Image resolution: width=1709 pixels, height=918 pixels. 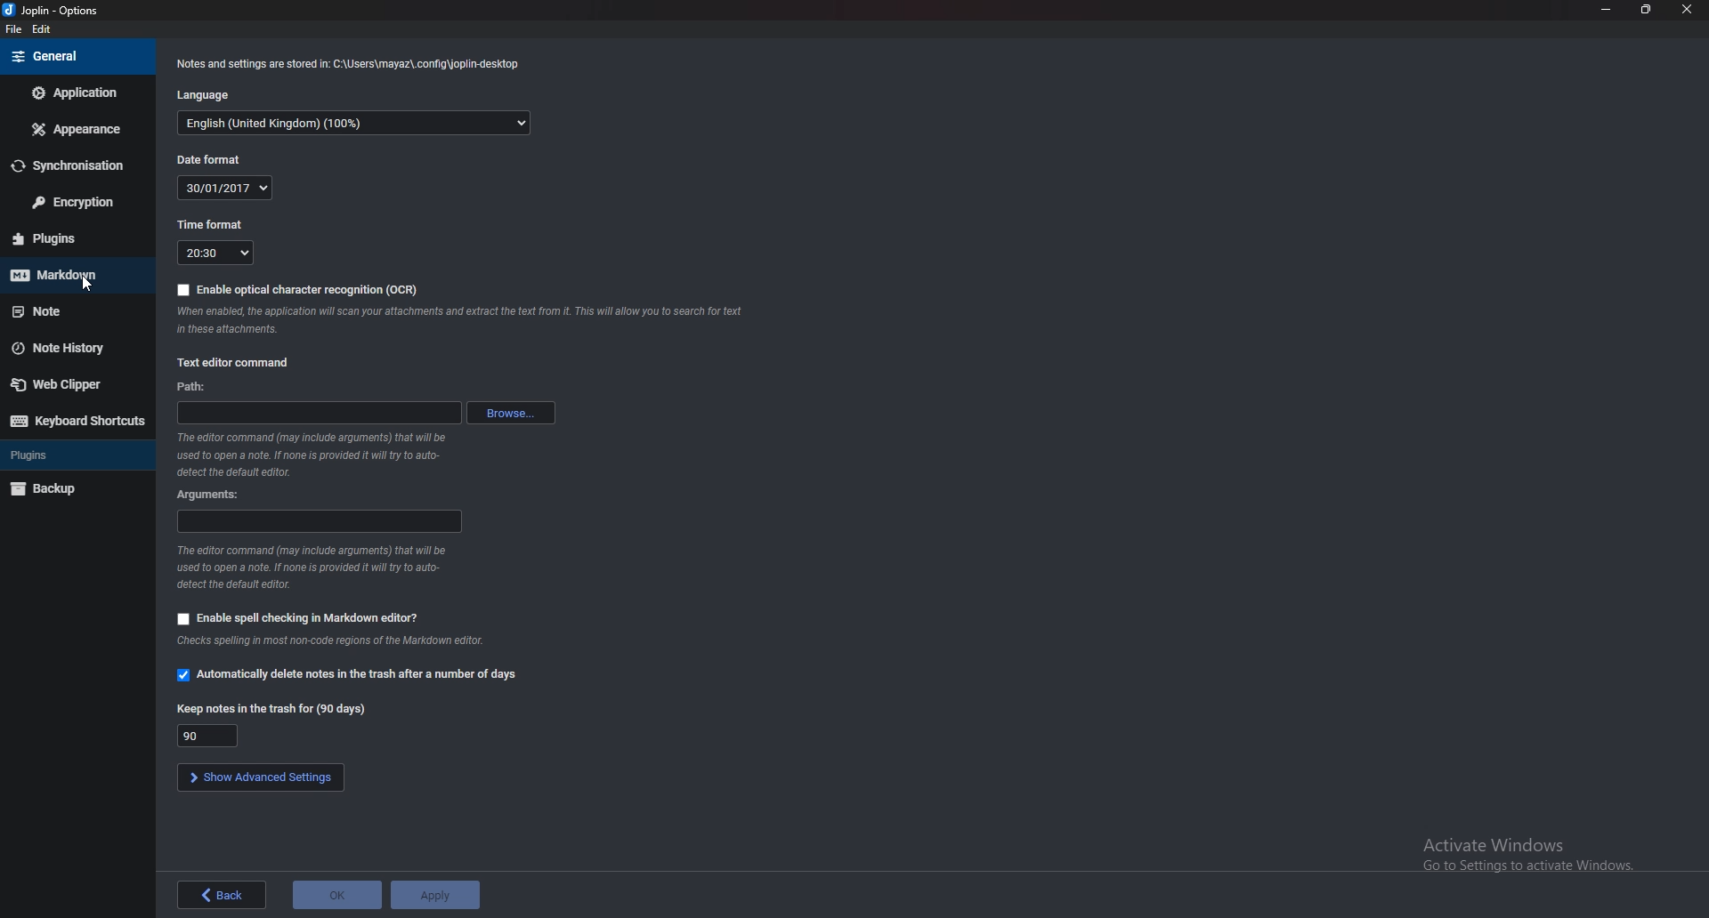 I want to click on language, so click(x=354, y=122).